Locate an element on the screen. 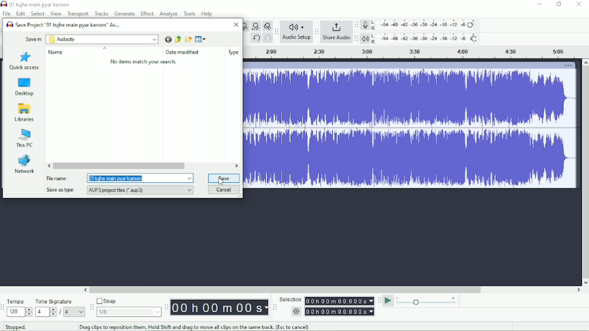 The image size is (589, 331). Tools is located at coordinates (190, 13).